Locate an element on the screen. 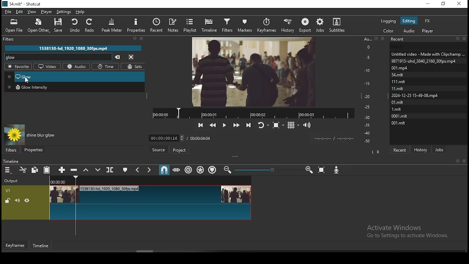 The image size is (469, 264). export is located at coordinates (305, 25).